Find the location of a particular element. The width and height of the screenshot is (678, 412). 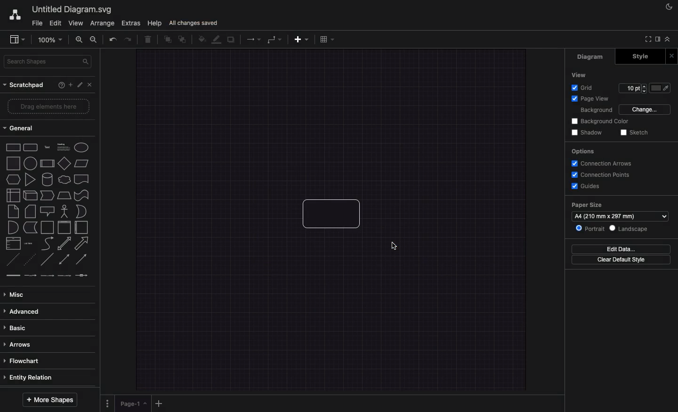

Drag elements here is located at coordinates (46, 107).